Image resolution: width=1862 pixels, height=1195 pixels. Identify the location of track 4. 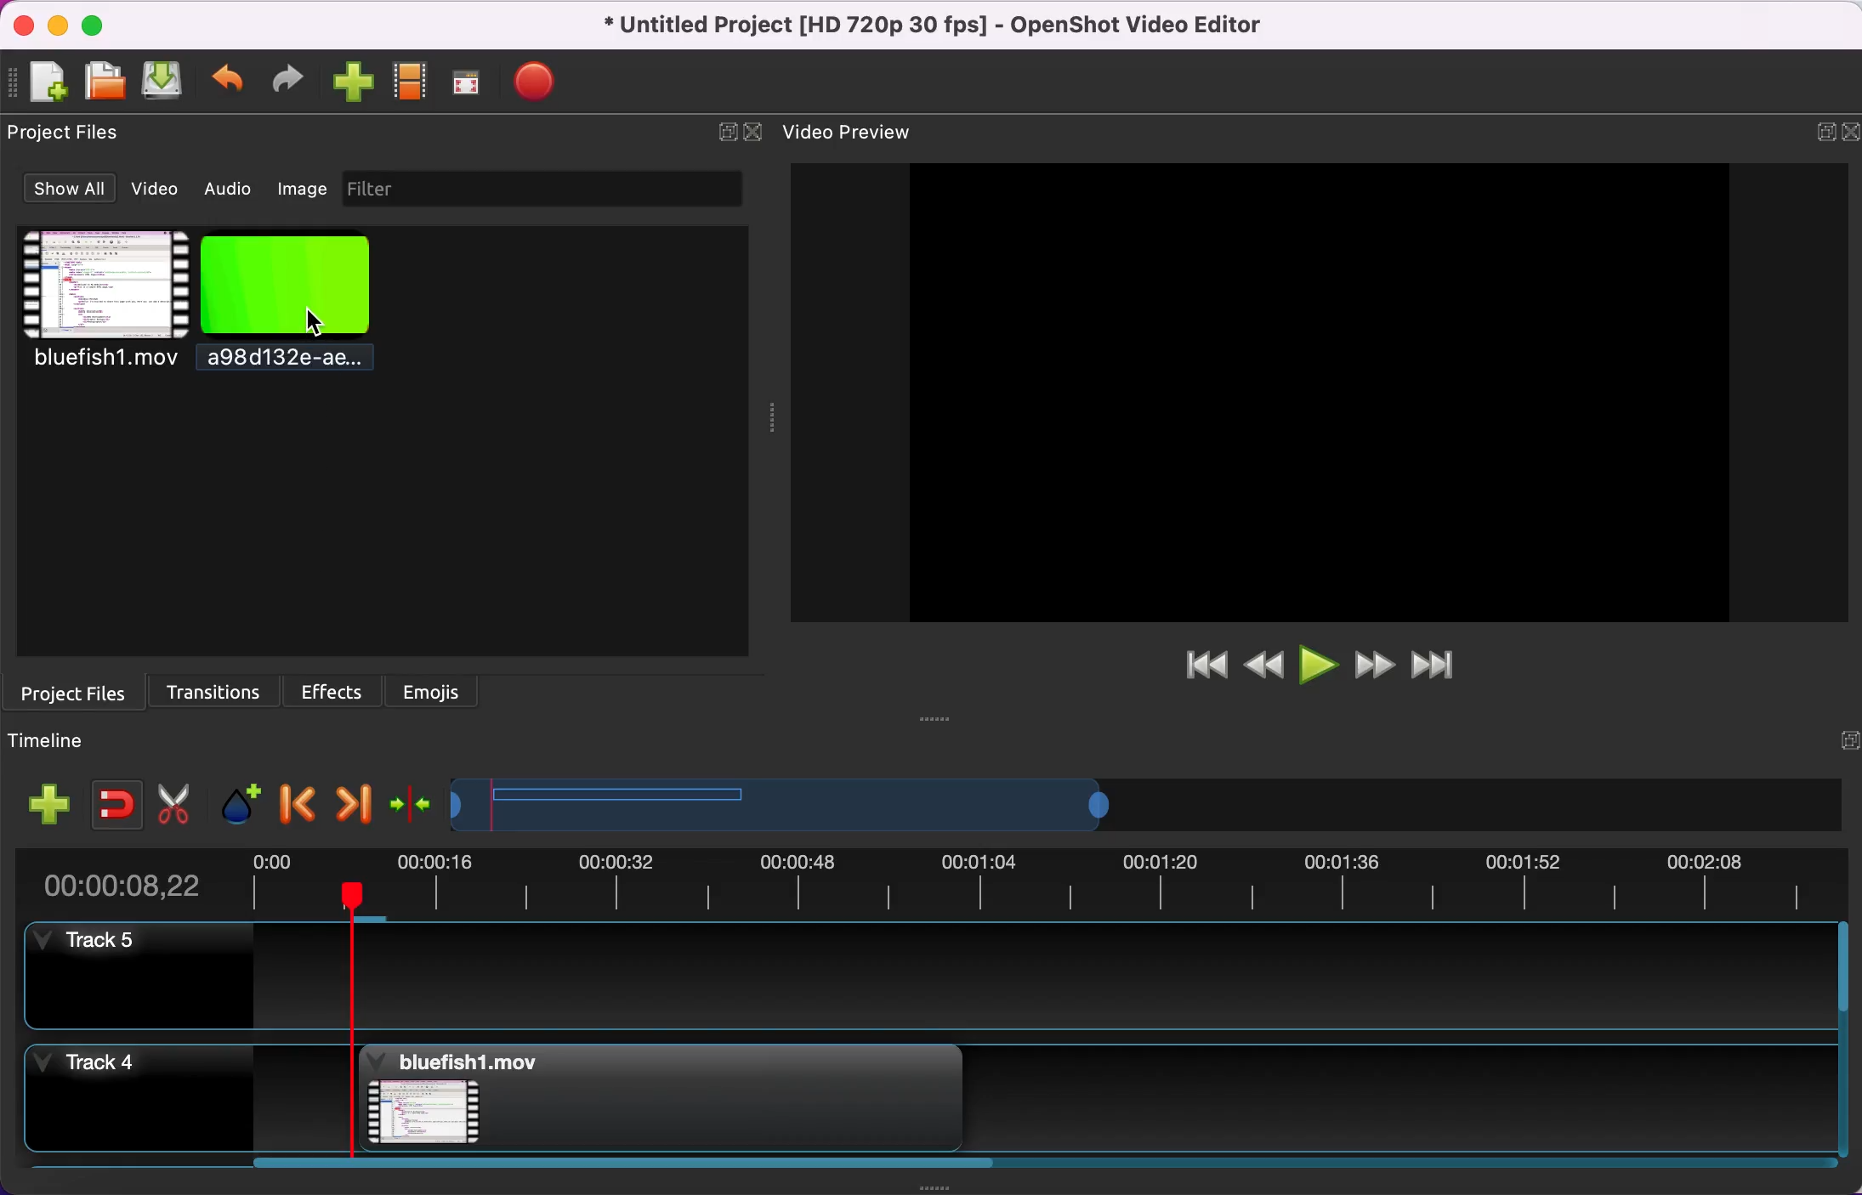
(136, 1094).